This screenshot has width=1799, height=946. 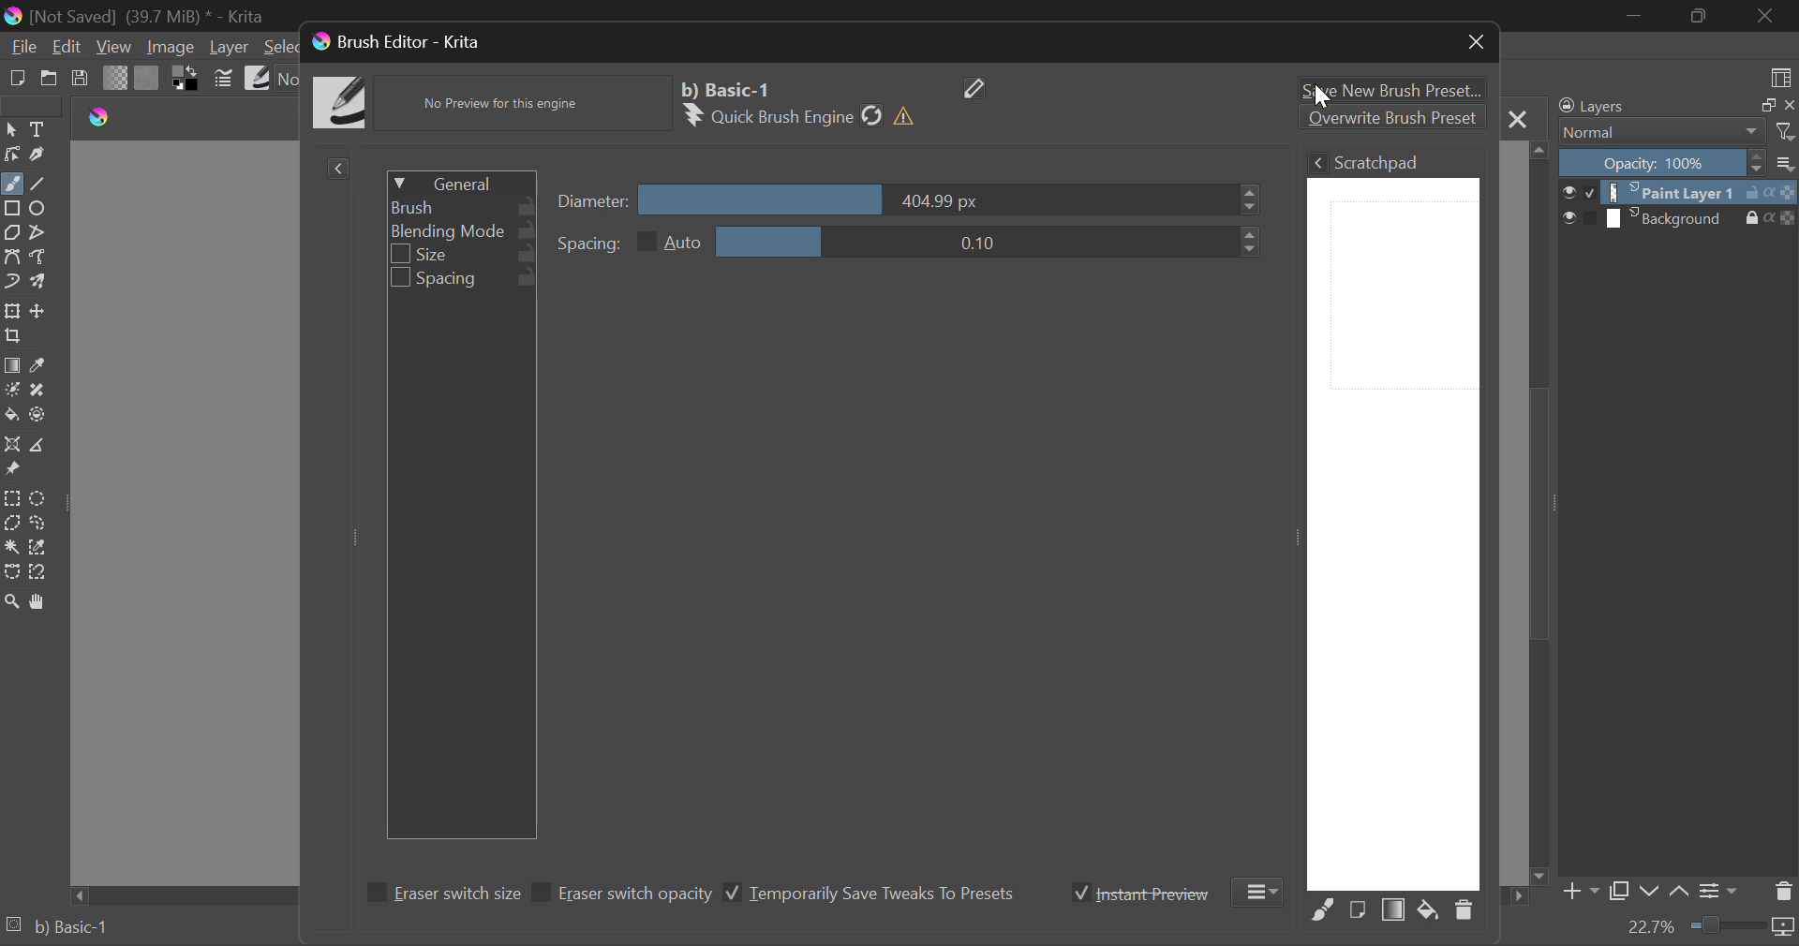 I want to click on Spacing, so click(x=909, y=242).